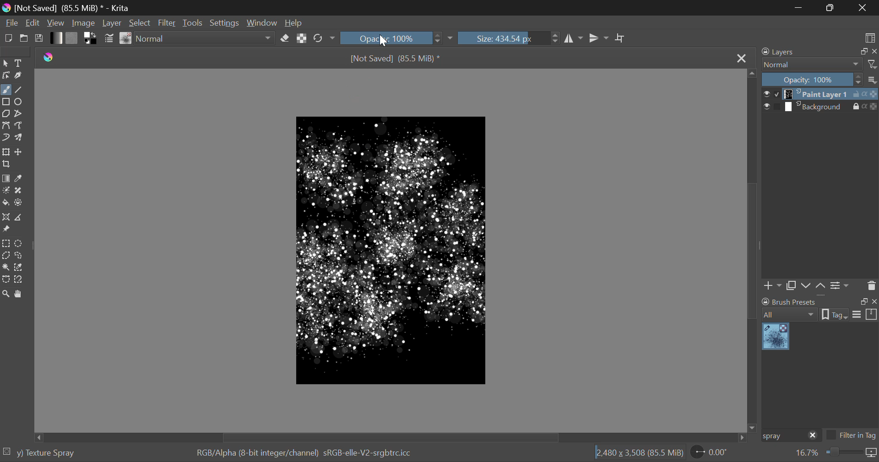 Image resolution: width=879 pixels, height=462 pixels. I want to click on Continuous Fill, so click(5, 266).